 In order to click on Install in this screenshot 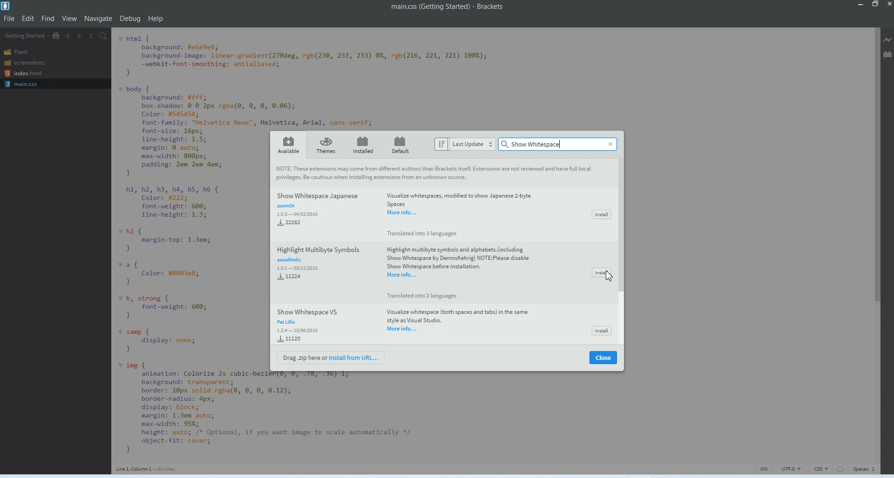, I will do `click(602, 272)`.